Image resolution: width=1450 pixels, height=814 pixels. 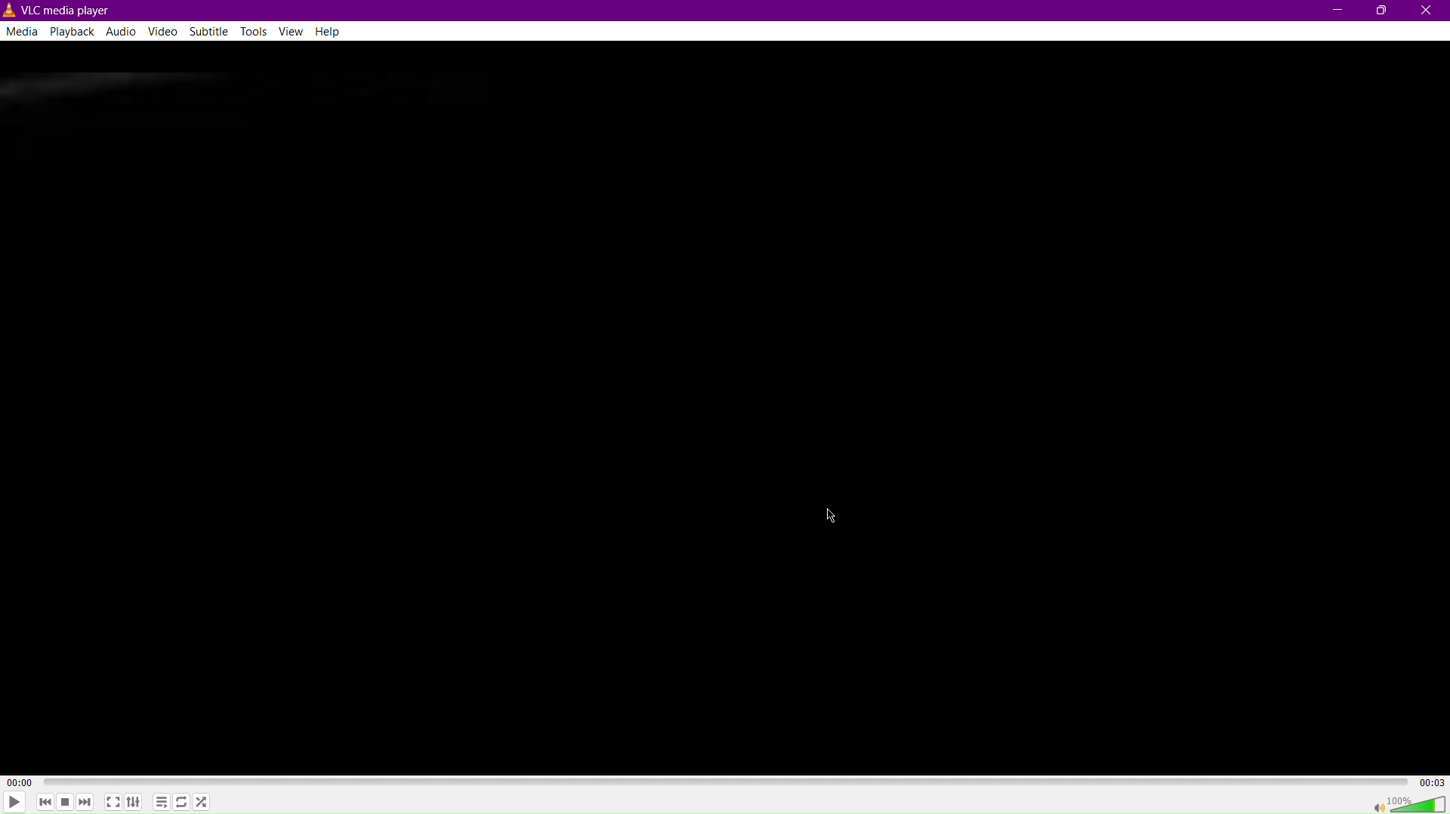 I want to click on Loop, so click(x=184, y=801).